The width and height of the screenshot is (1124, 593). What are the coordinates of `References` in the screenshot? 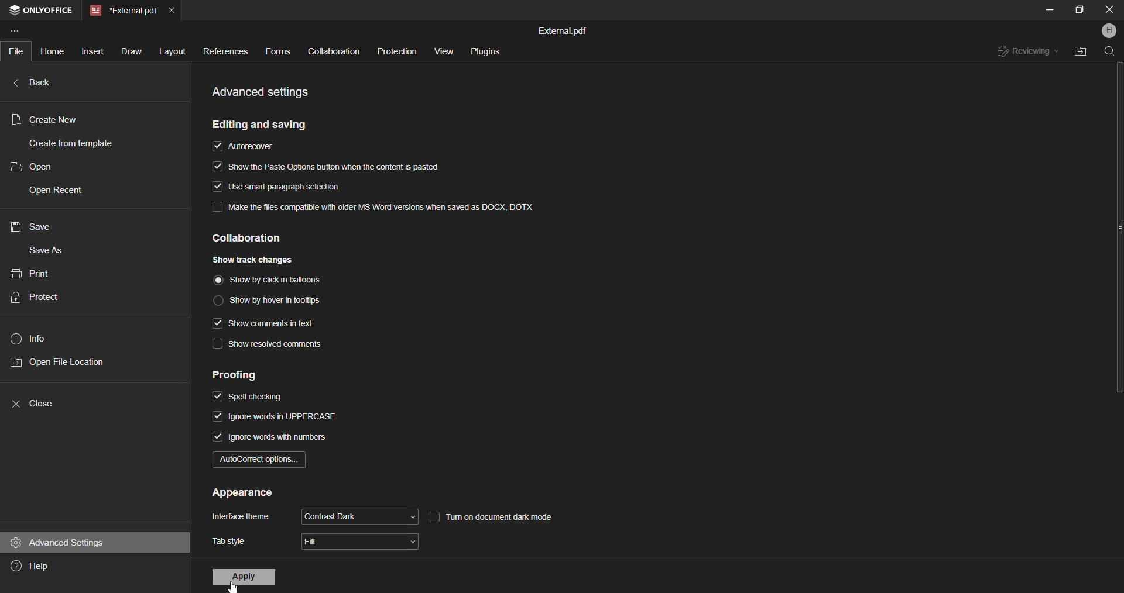 It's located at (222, 53).